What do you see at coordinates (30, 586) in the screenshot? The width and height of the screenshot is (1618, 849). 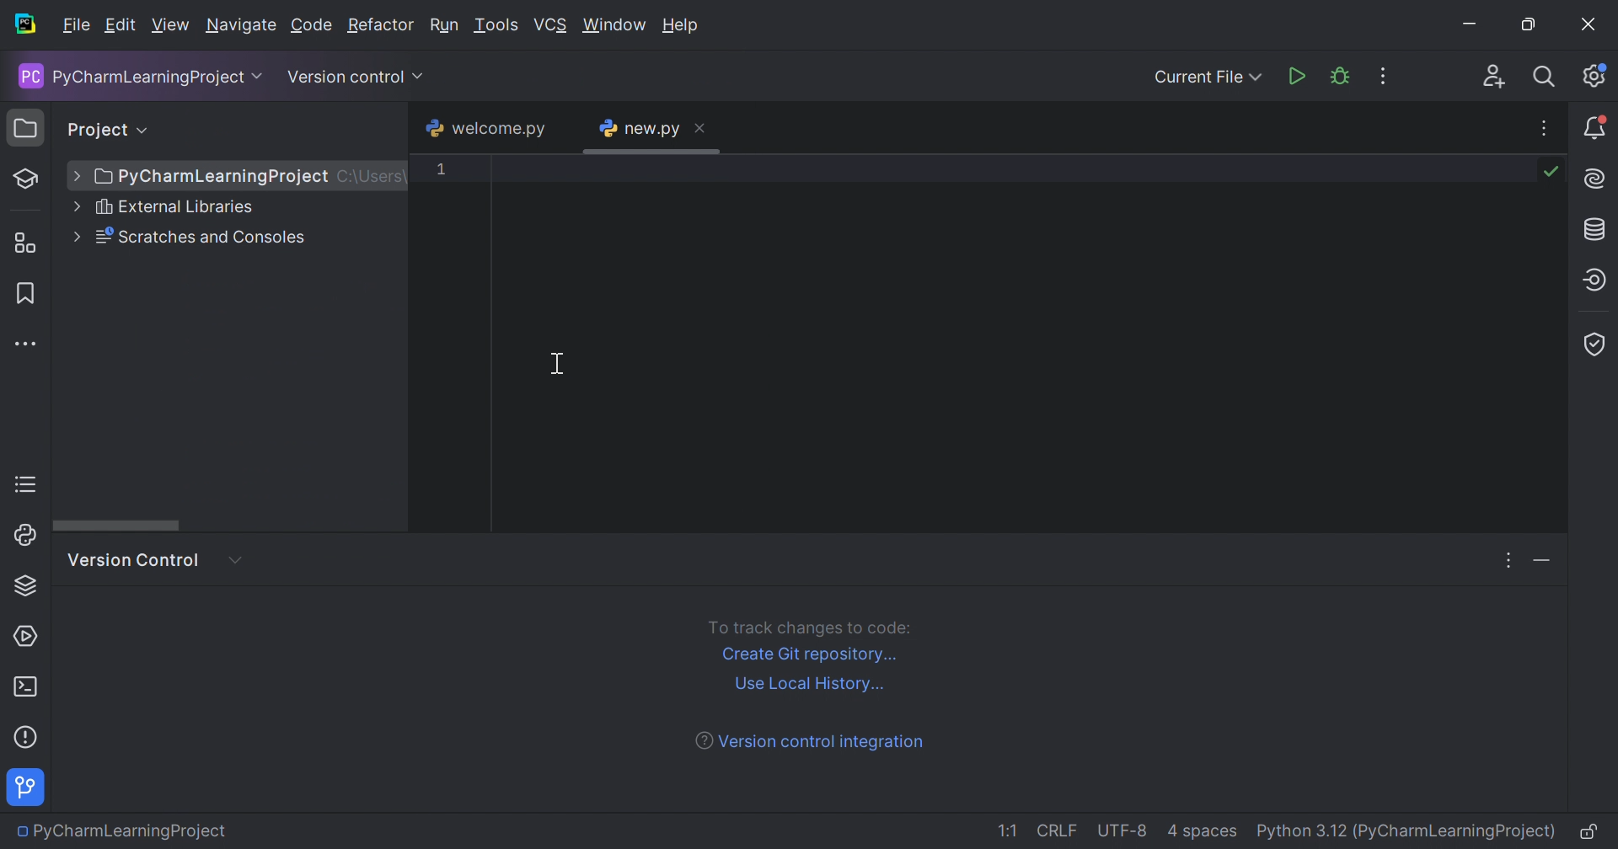 I see `Python Packages` at bounding box center [30, 586].